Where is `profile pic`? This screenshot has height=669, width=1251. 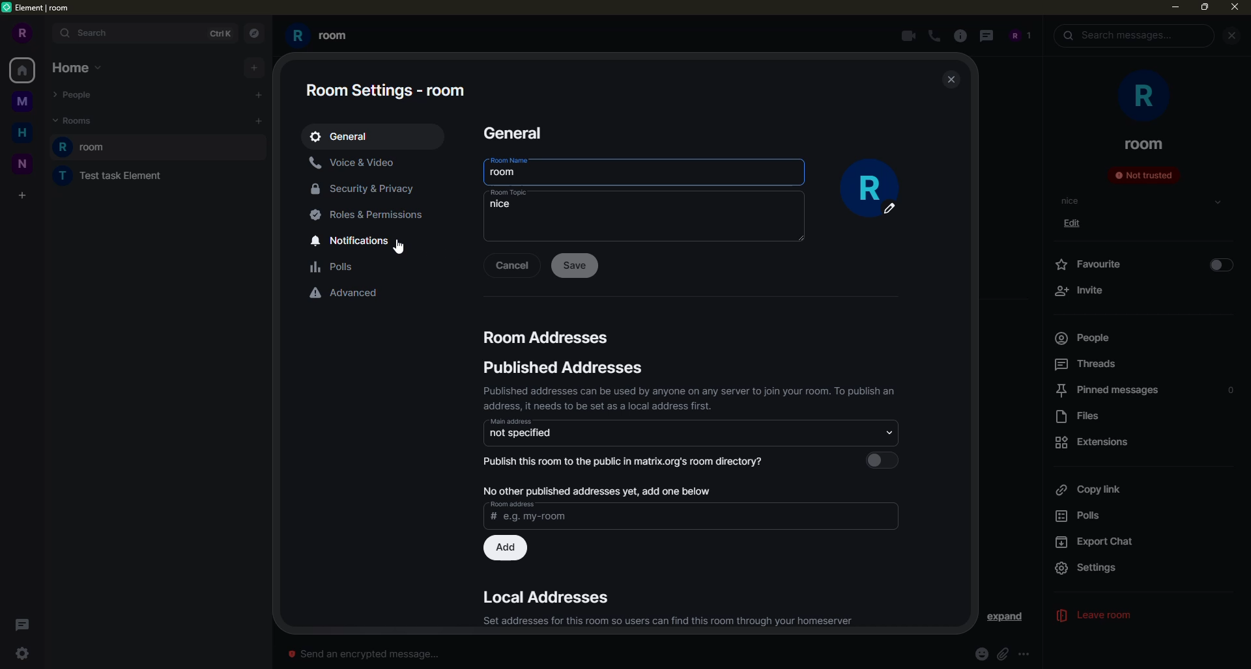 profile pic is located at coordinates (1140, 95).